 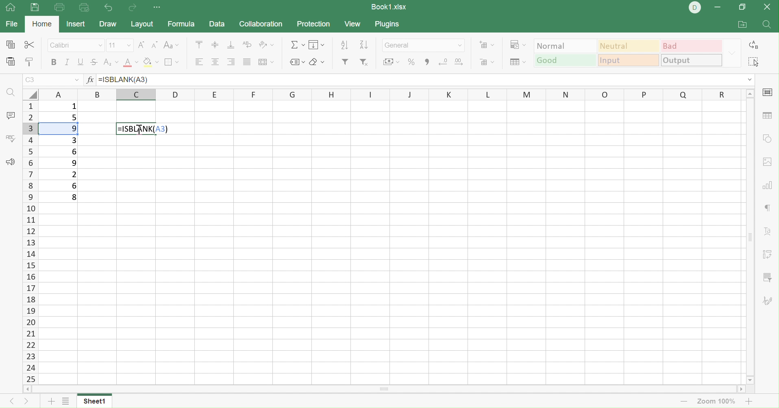 I want to click on Paste, so click(x=11, y=61).